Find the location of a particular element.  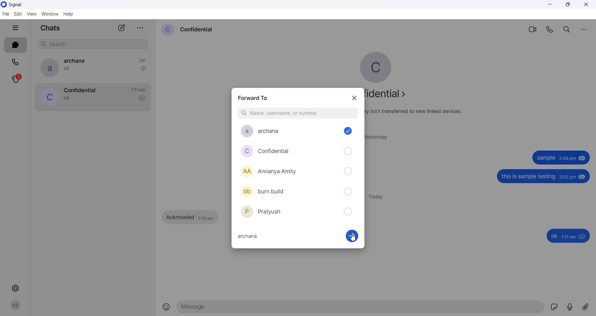

saved contacts is located at coordinates (296, 172).